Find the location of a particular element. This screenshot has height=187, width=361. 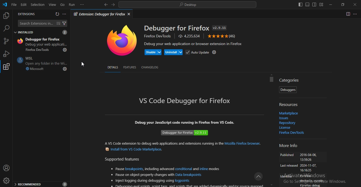

Data breakpoints is located at coordinates (190, 175).